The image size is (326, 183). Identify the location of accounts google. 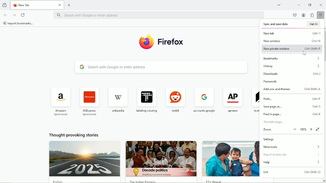
(205, 99).